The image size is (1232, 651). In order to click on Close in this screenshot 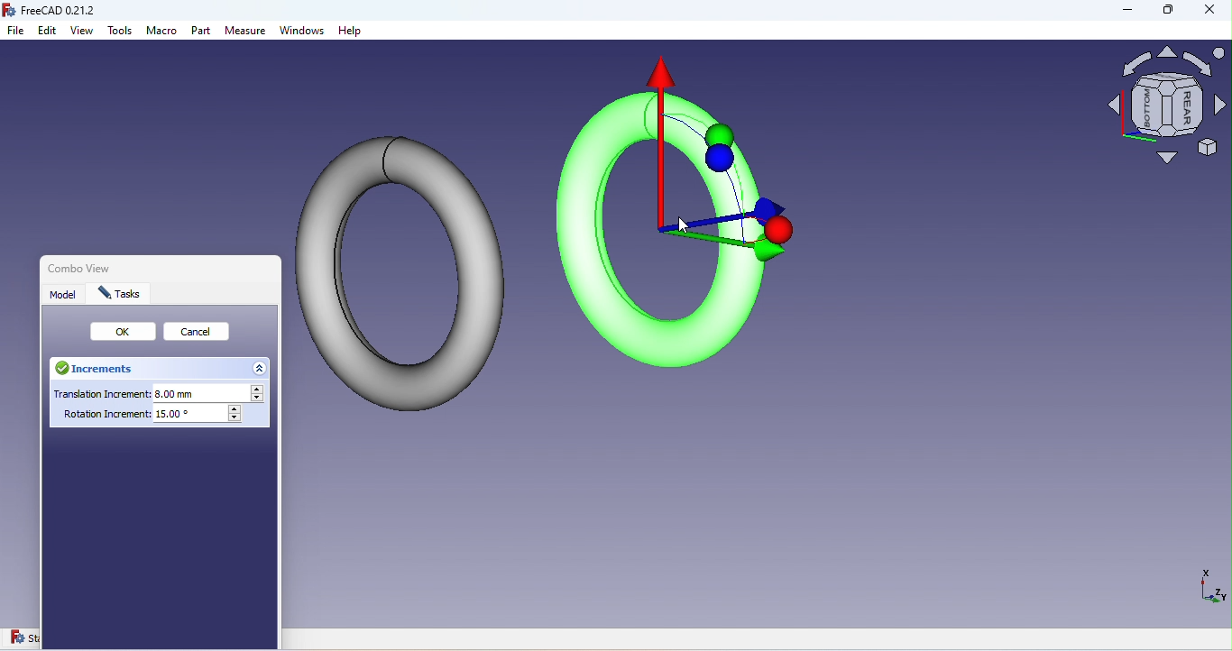, I will do `click(274, 271)`.